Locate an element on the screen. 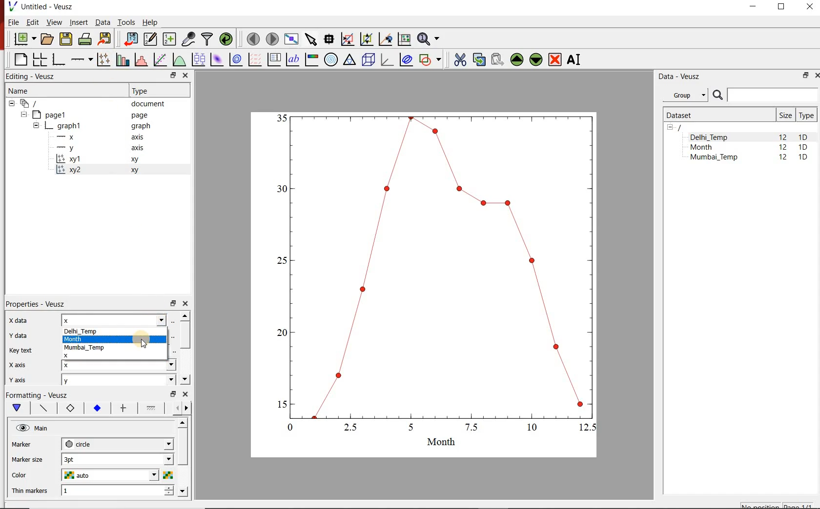 Image resolution: width=820 pixels, height=509 pixels. remove the selected widgets is located at coordinates (555, 59).